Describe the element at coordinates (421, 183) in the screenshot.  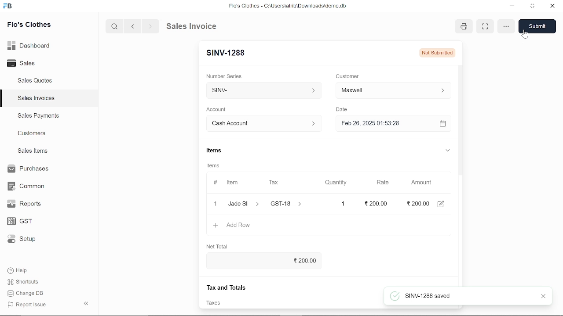
I see `Amount` at that location.